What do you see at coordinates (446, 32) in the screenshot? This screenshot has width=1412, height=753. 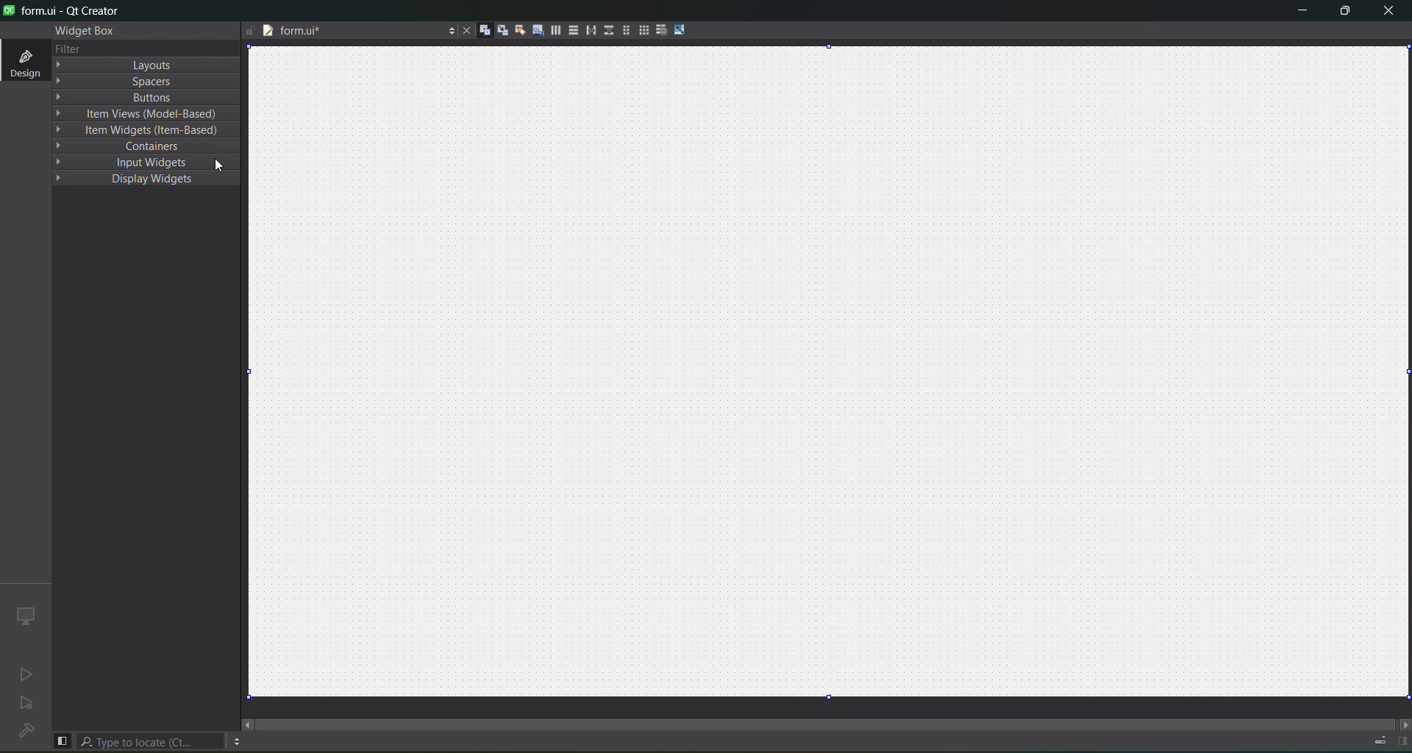 I see `options` at bounding box center [446, 32].